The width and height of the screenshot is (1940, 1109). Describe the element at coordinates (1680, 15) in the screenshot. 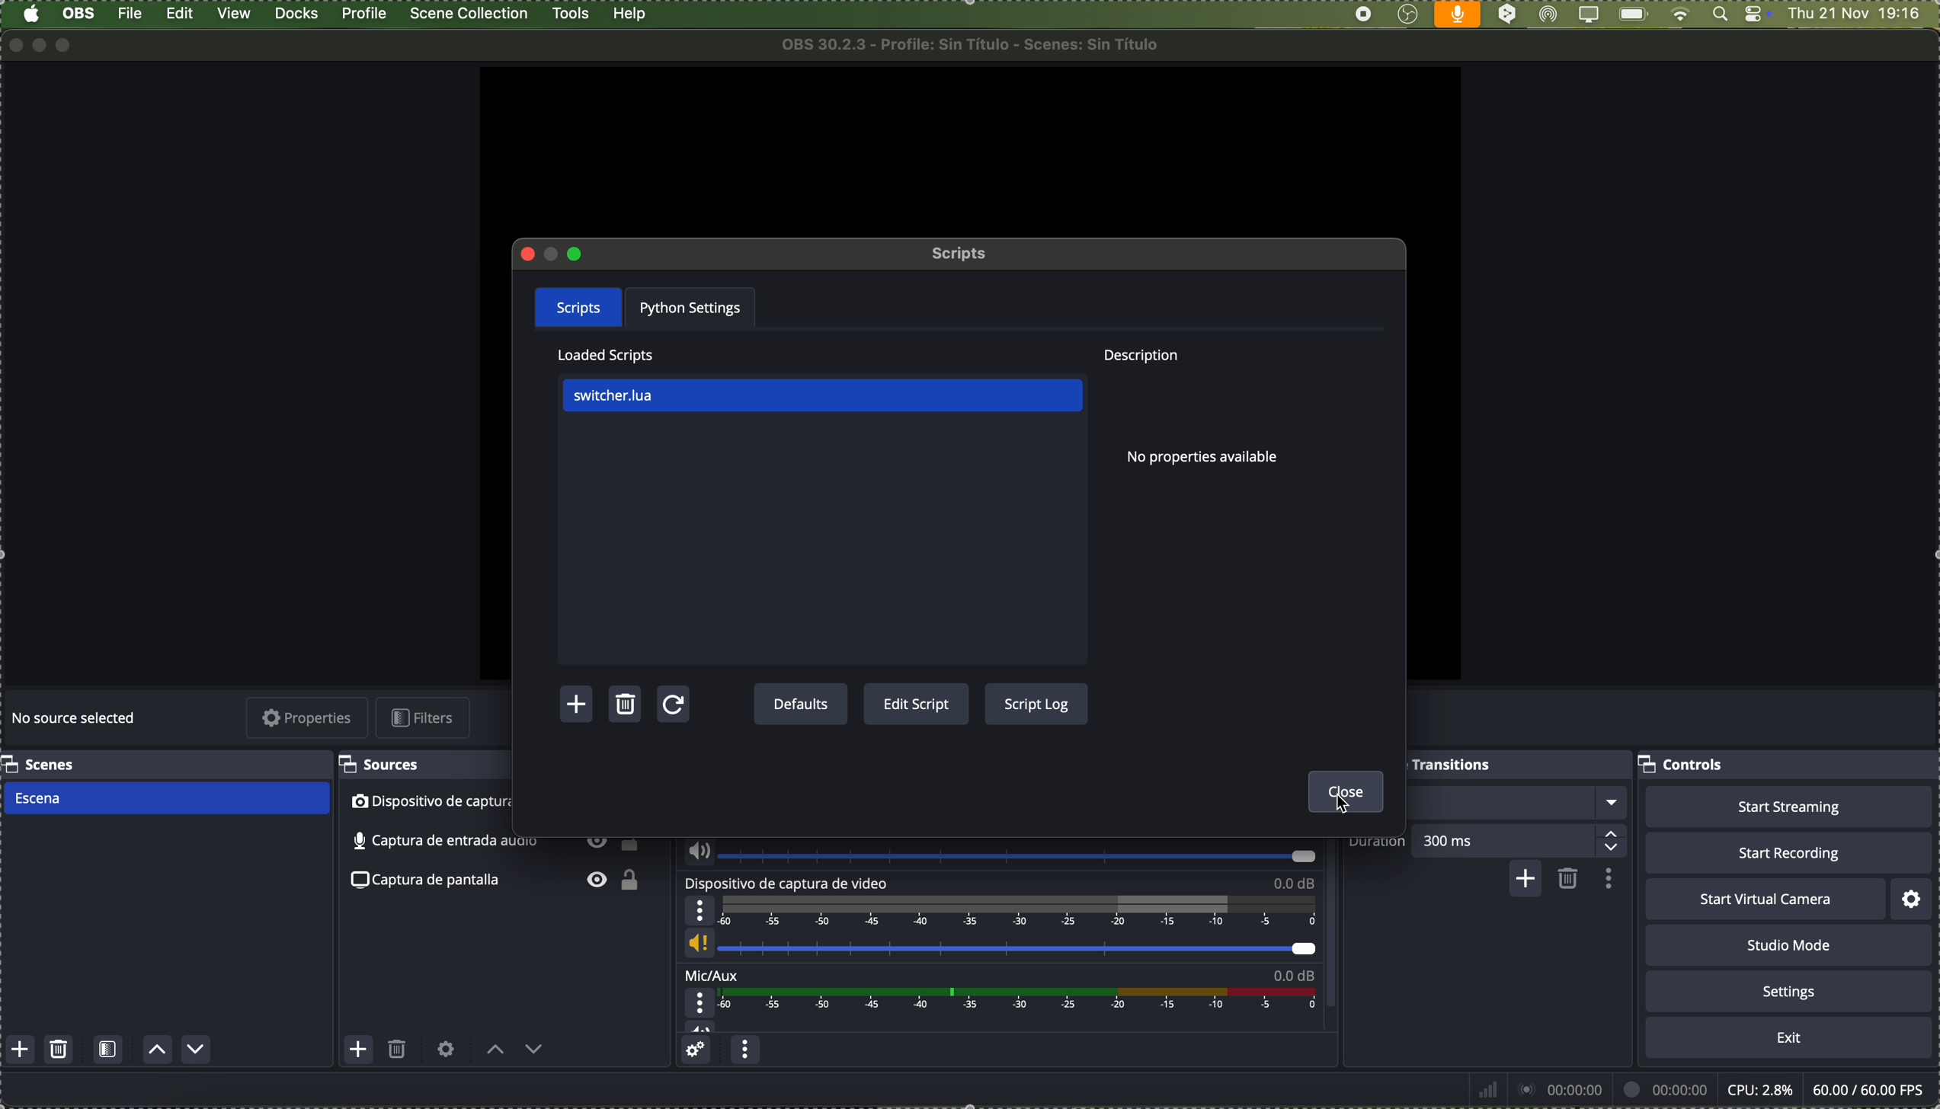

I see `wifi` at that location.